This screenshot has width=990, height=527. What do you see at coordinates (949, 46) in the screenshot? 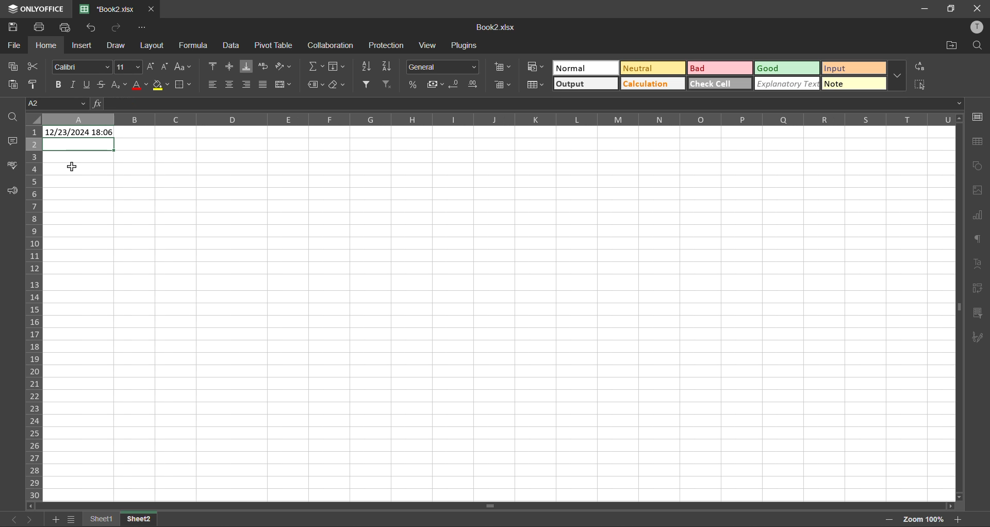
I see `open location` at bounding box center [949, 46].